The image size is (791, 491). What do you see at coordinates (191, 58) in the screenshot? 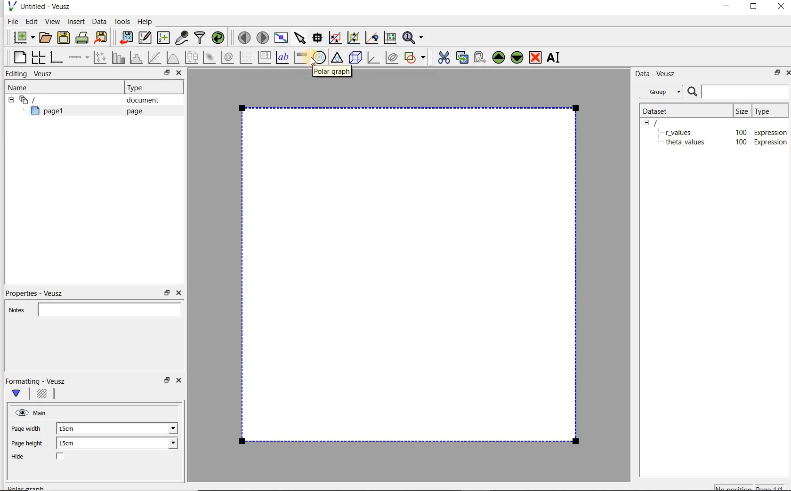
I see `plot box plots` at bounding box center [191, 58].